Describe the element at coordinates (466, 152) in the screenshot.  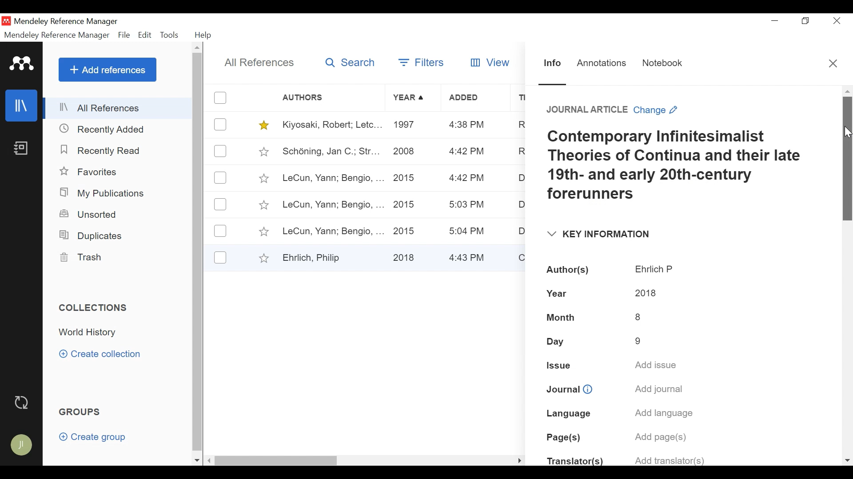
I see `4:42 PM` at that location.